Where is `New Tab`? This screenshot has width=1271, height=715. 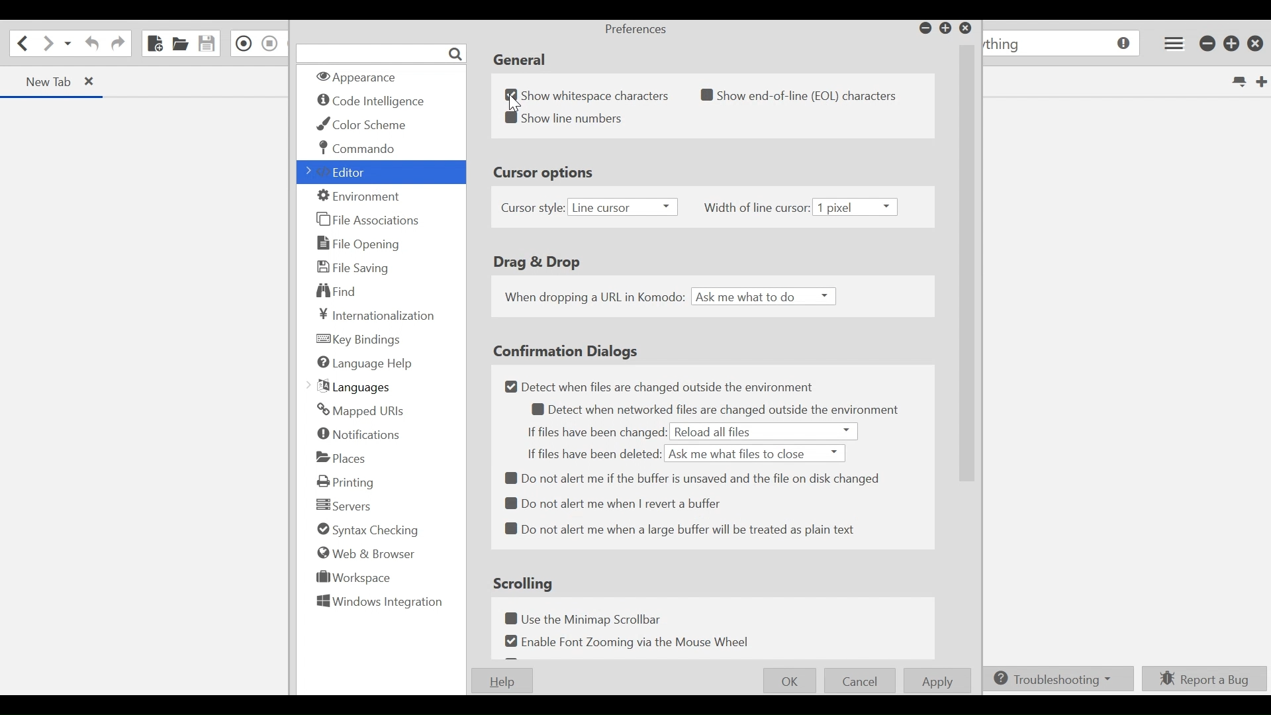
New Tab is located at coordinates (1261, 80).